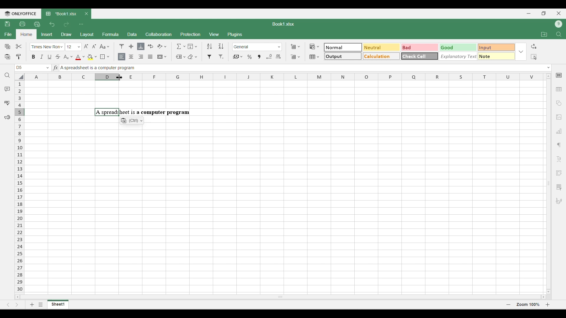 This screenshot has width=566, height=318. Describe the element at coordinates (295, 57) in the screenshot. I see `Delete cell options` at that location.